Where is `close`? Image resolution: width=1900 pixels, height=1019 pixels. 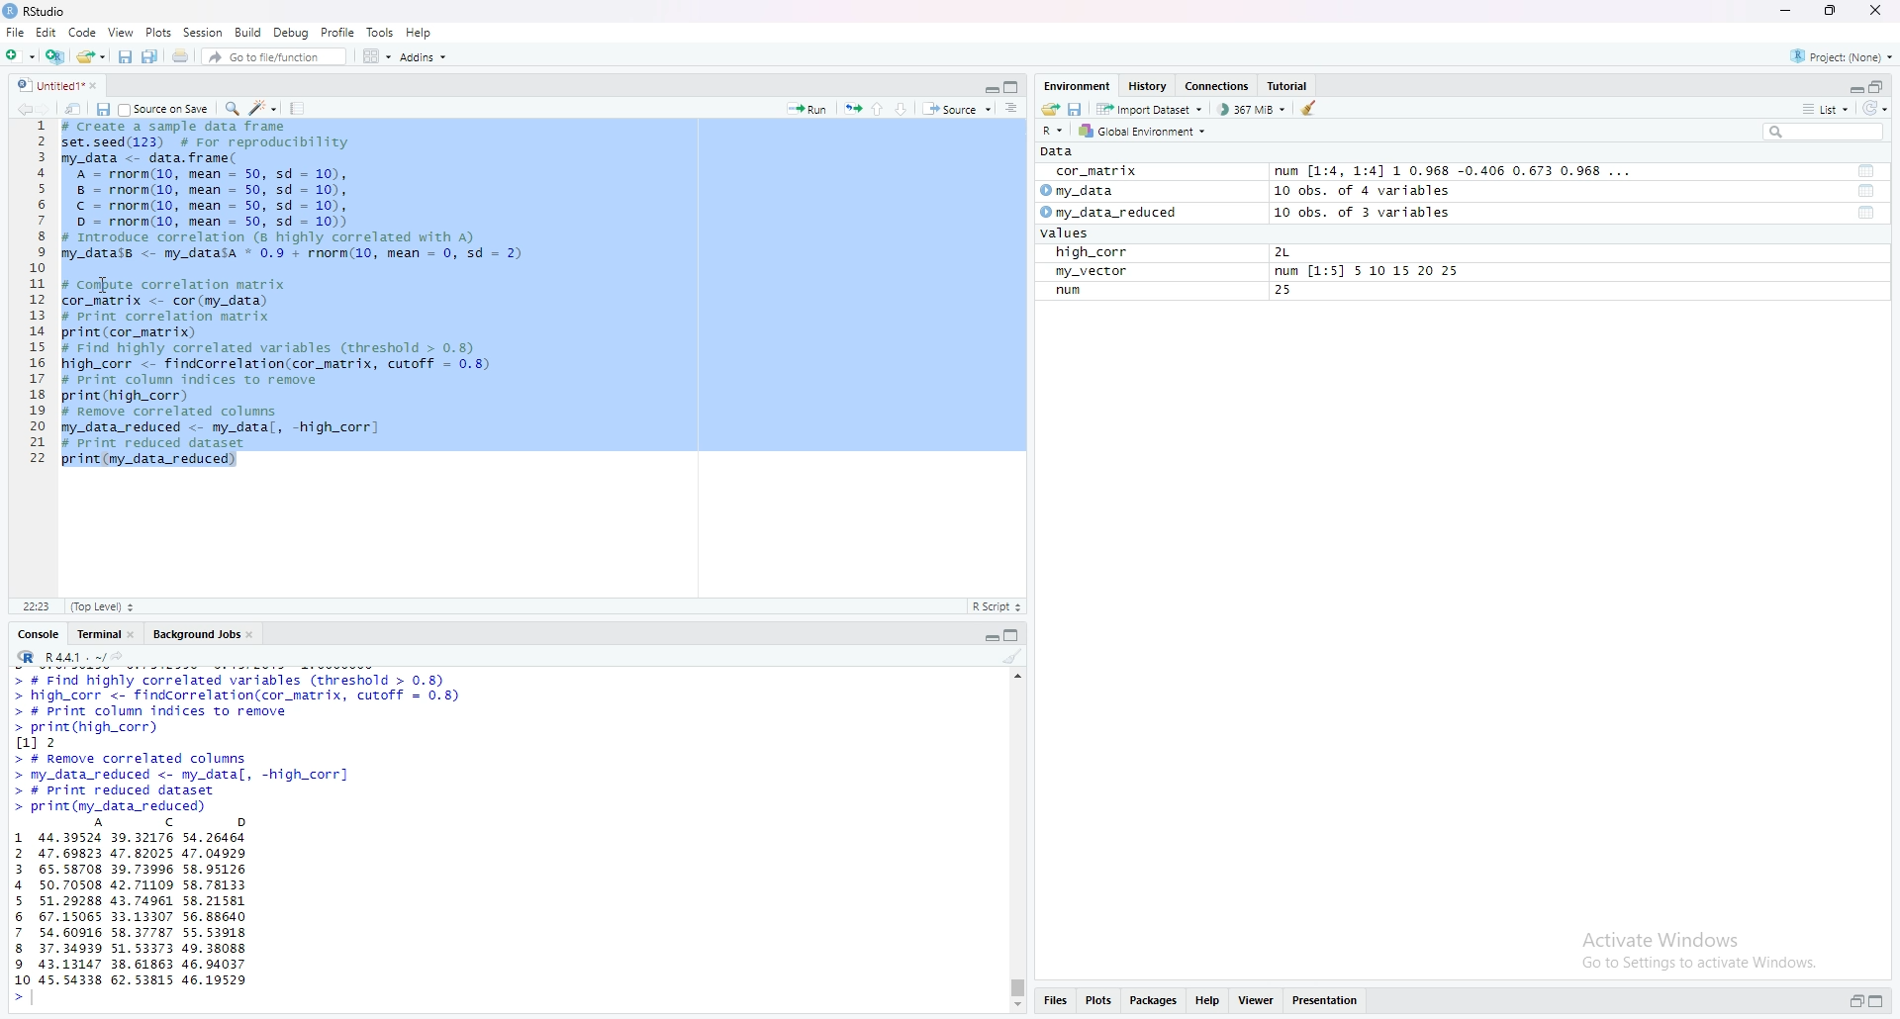
close is located at coordinates (95, 86).